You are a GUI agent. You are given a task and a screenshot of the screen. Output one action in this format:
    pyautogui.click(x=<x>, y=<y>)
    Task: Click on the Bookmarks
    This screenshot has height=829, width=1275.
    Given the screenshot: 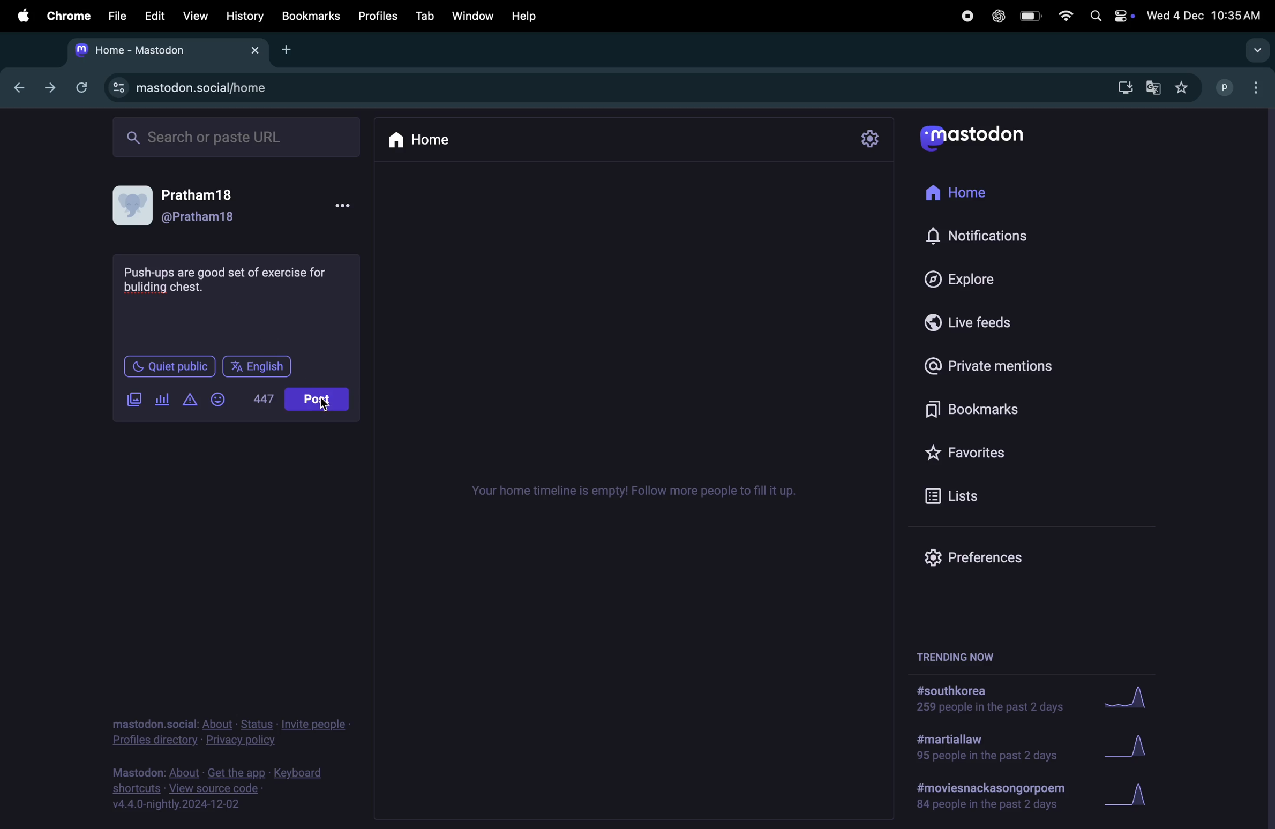 What is the action you would take?
    pyautogui.click(x=310, y=16)
    